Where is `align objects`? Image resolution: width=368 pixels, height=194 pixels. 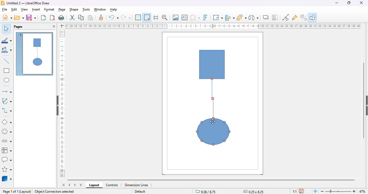
align objects is located at coordinates (230, 18).